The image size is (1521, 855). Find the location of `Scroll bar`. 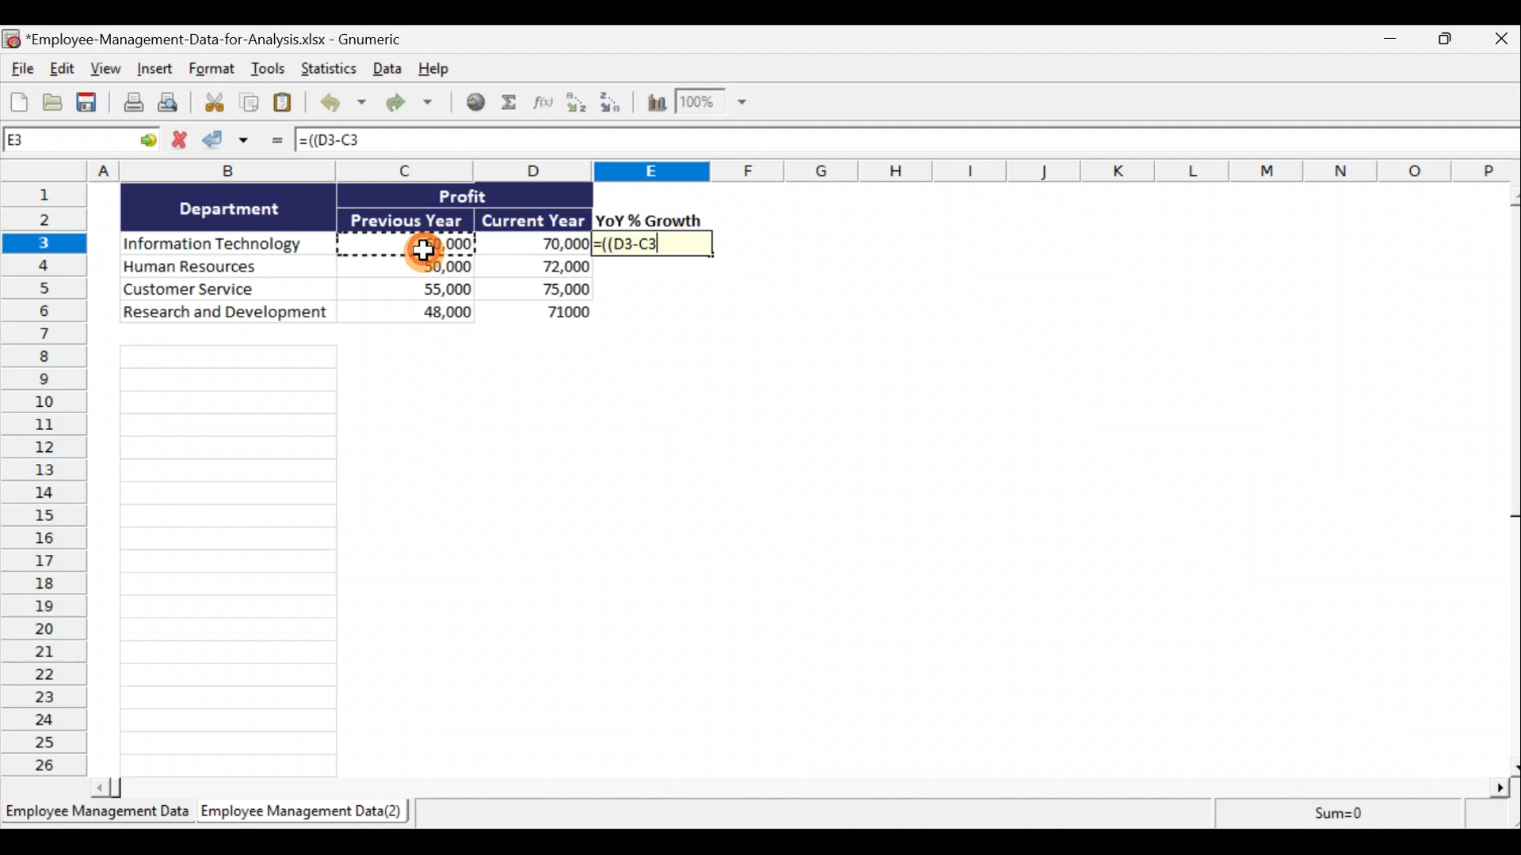

Scroll bar is located at coordinates (1511, 480).